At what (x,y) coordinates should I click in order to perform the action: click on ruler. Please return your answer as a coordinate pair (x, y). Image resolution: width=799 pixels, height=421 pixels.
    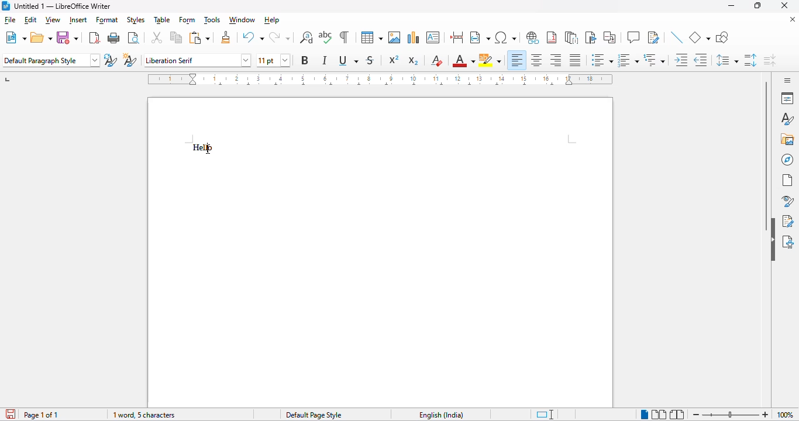
    Looking at the image, I should click on (380, 78).